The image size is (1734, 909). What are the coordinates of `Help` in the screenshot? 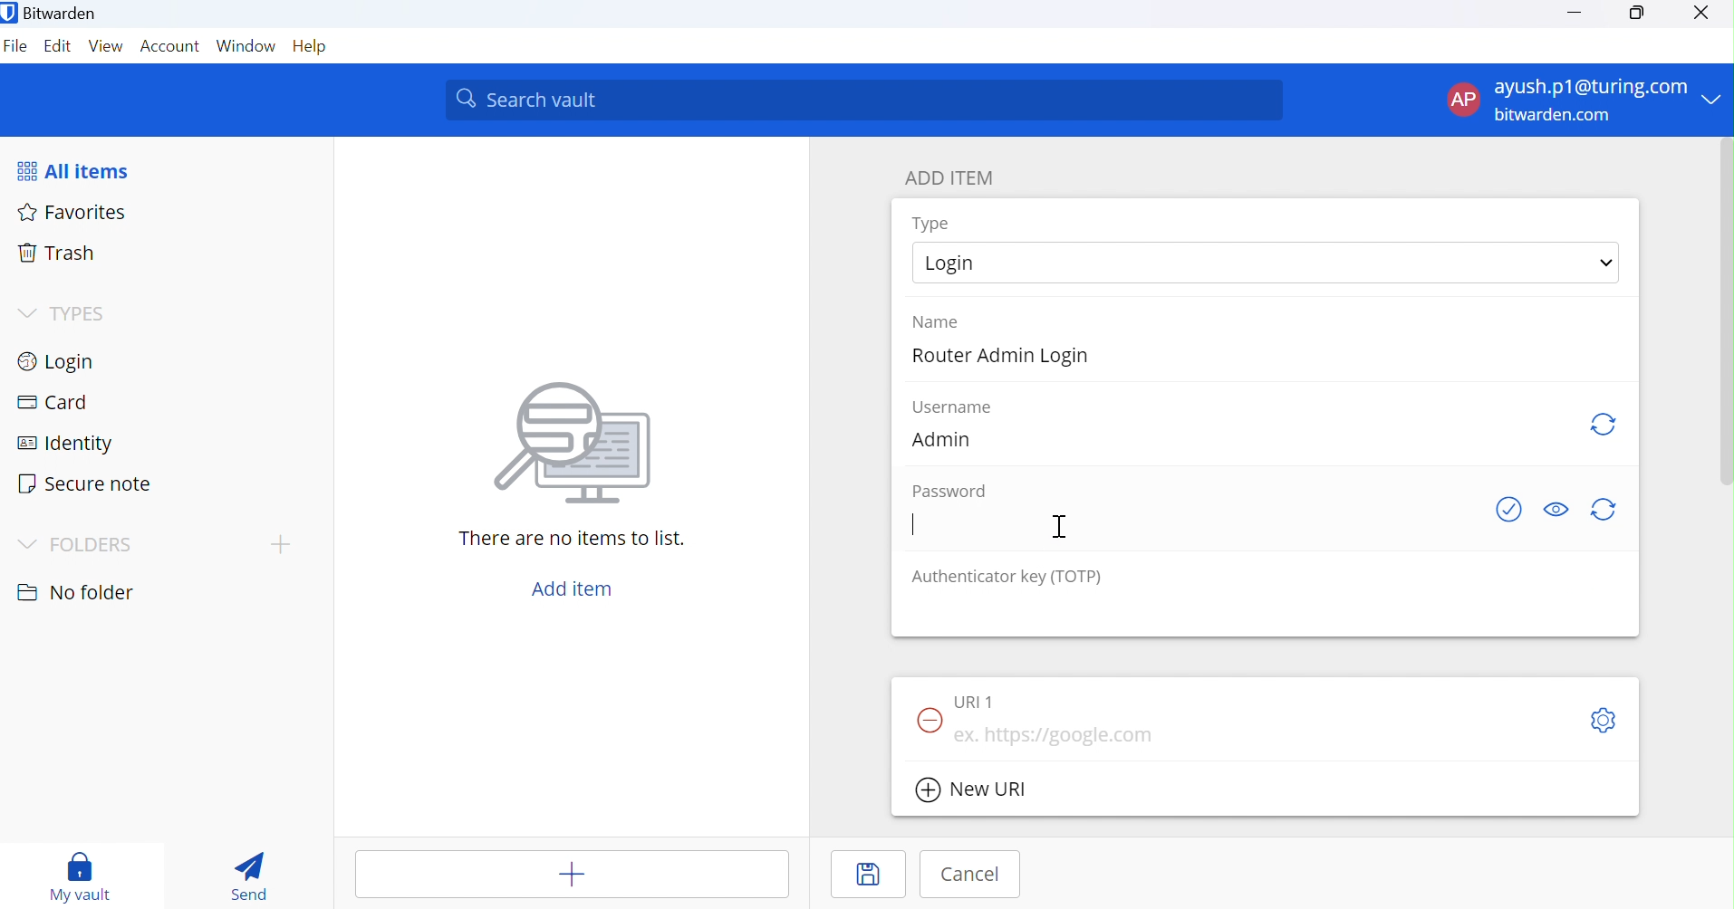 It's located at (313, 47).